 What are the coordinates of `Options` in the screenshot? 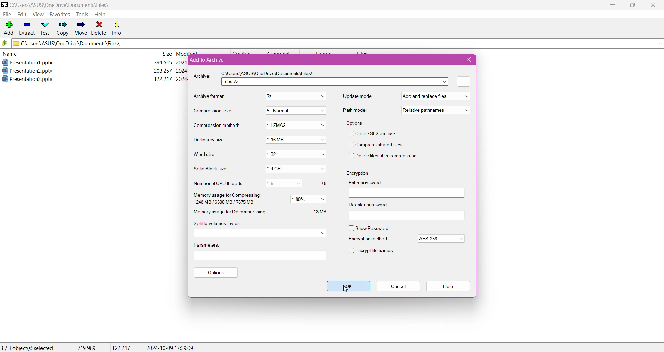 It's located at (354, 123).